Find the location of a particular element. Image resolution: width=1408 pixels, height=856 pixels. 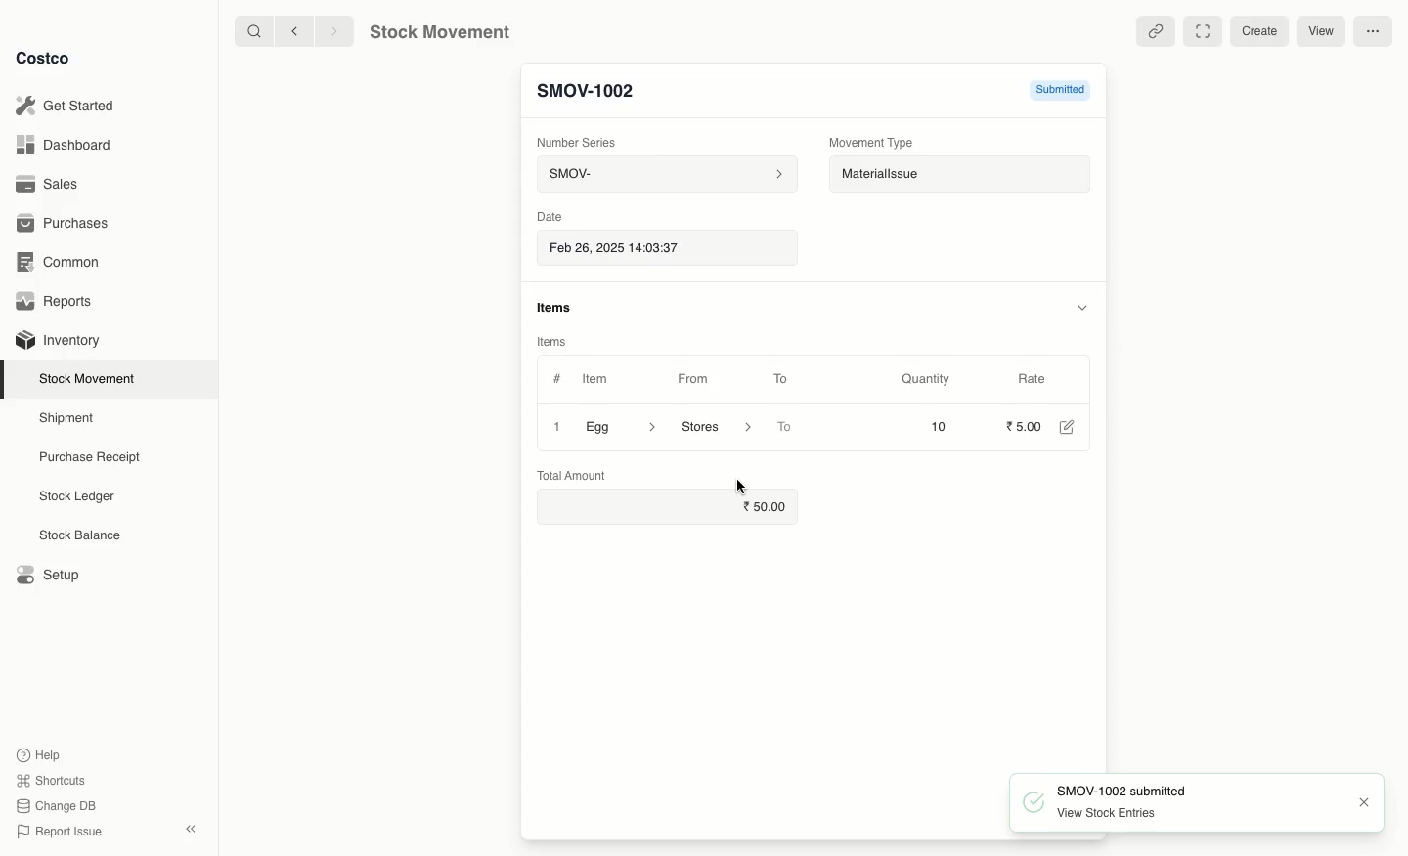

SMOV- is located at coordinates (667, 173).